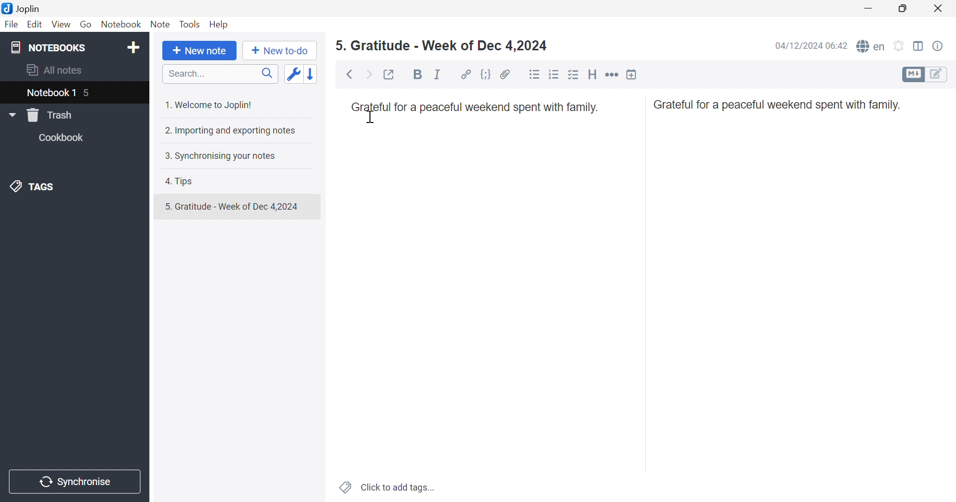 The image size is (956, 502). I want to click on Restore Down, so click(904, 9).